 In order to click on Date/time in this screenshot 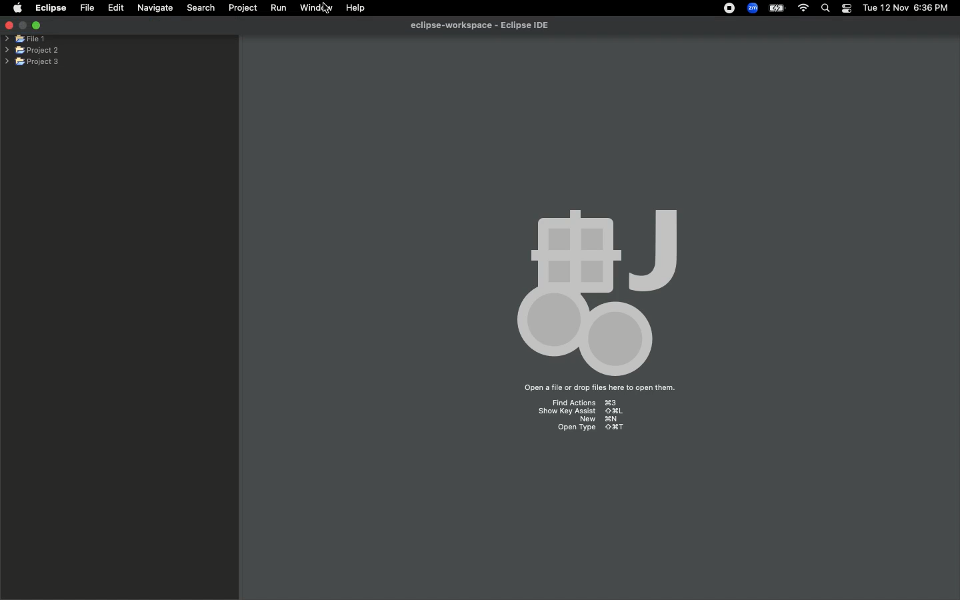, I will do `click(907, 7)`.